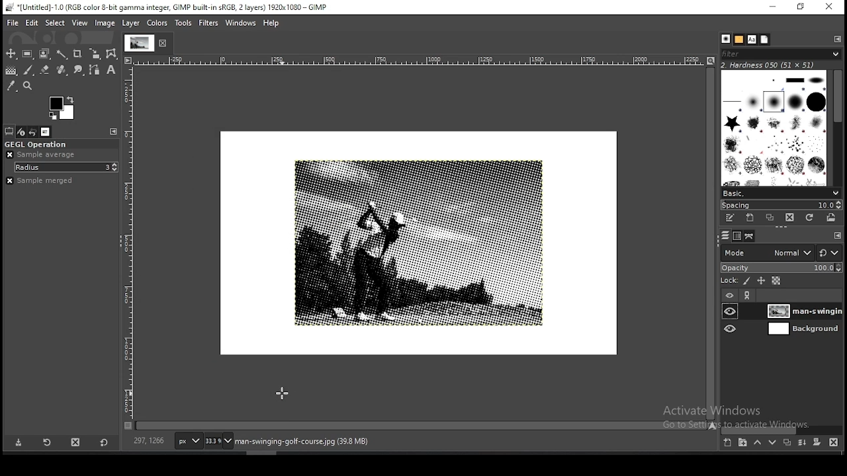 The height and width of the screenshot is (476, 847). What do you see at coordinates (28, 70) in the screenshot?
I see `paintbrush tool` at bounding box center [28, 70].